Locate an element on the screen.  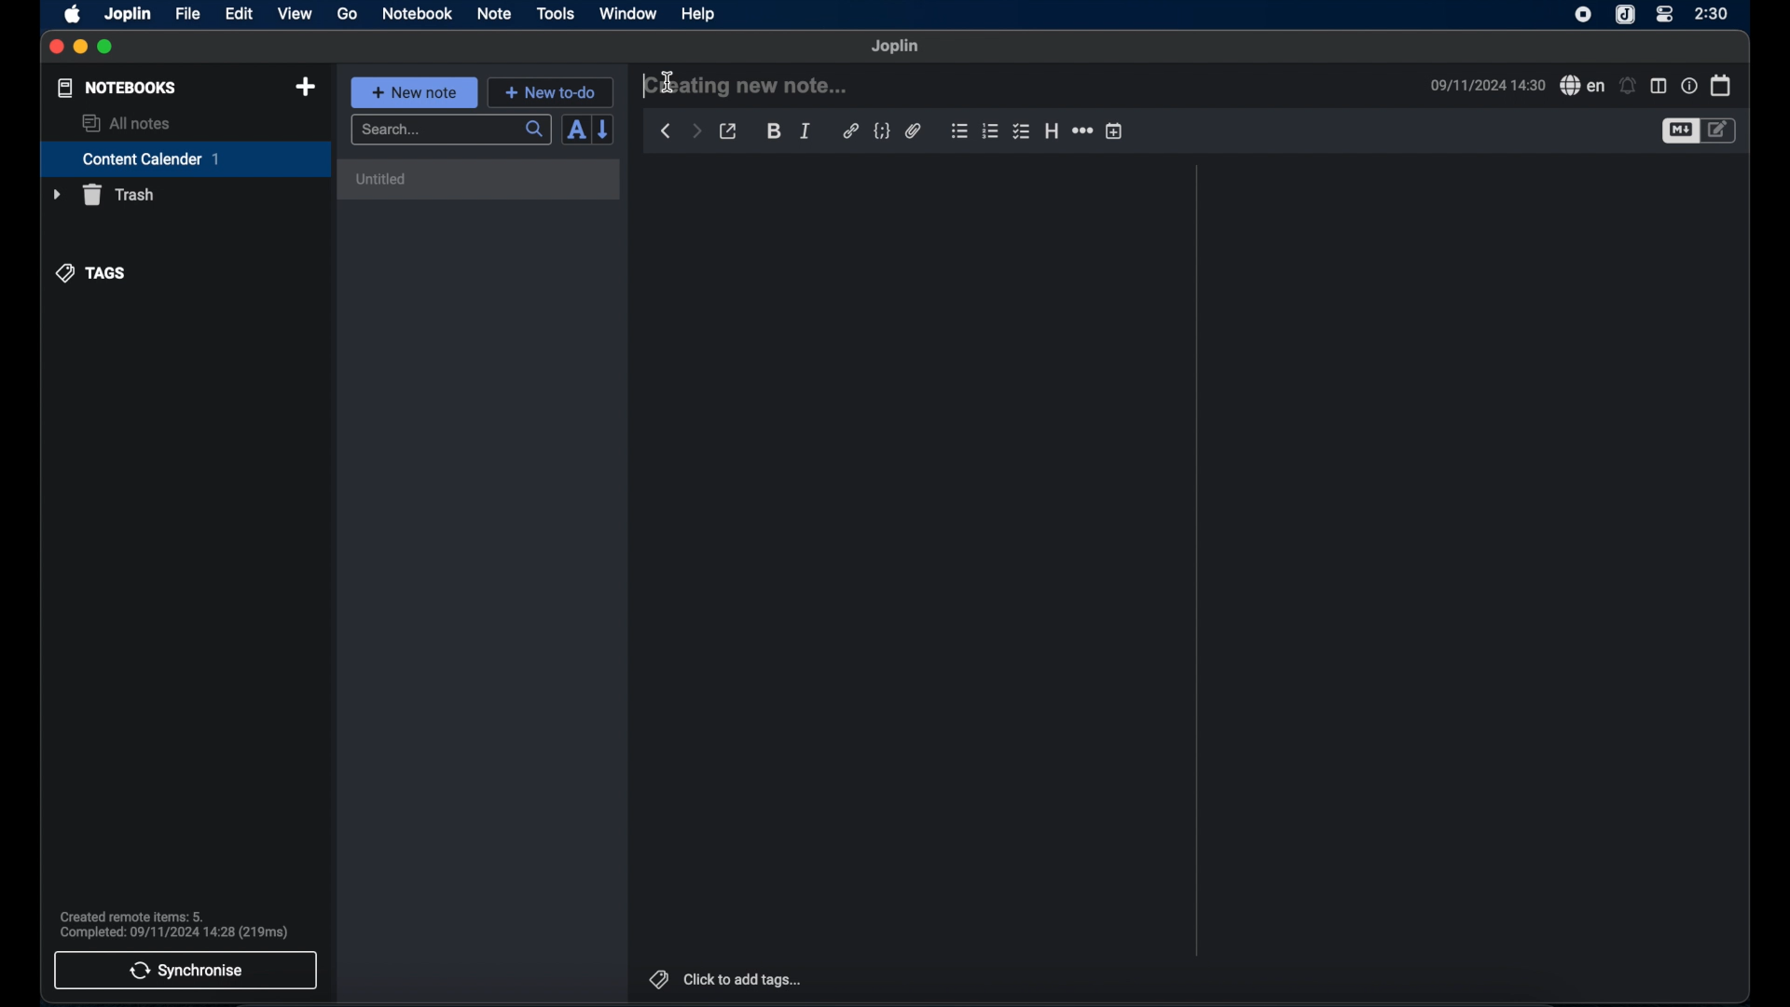
heading is located at coordinates (1052, 131).